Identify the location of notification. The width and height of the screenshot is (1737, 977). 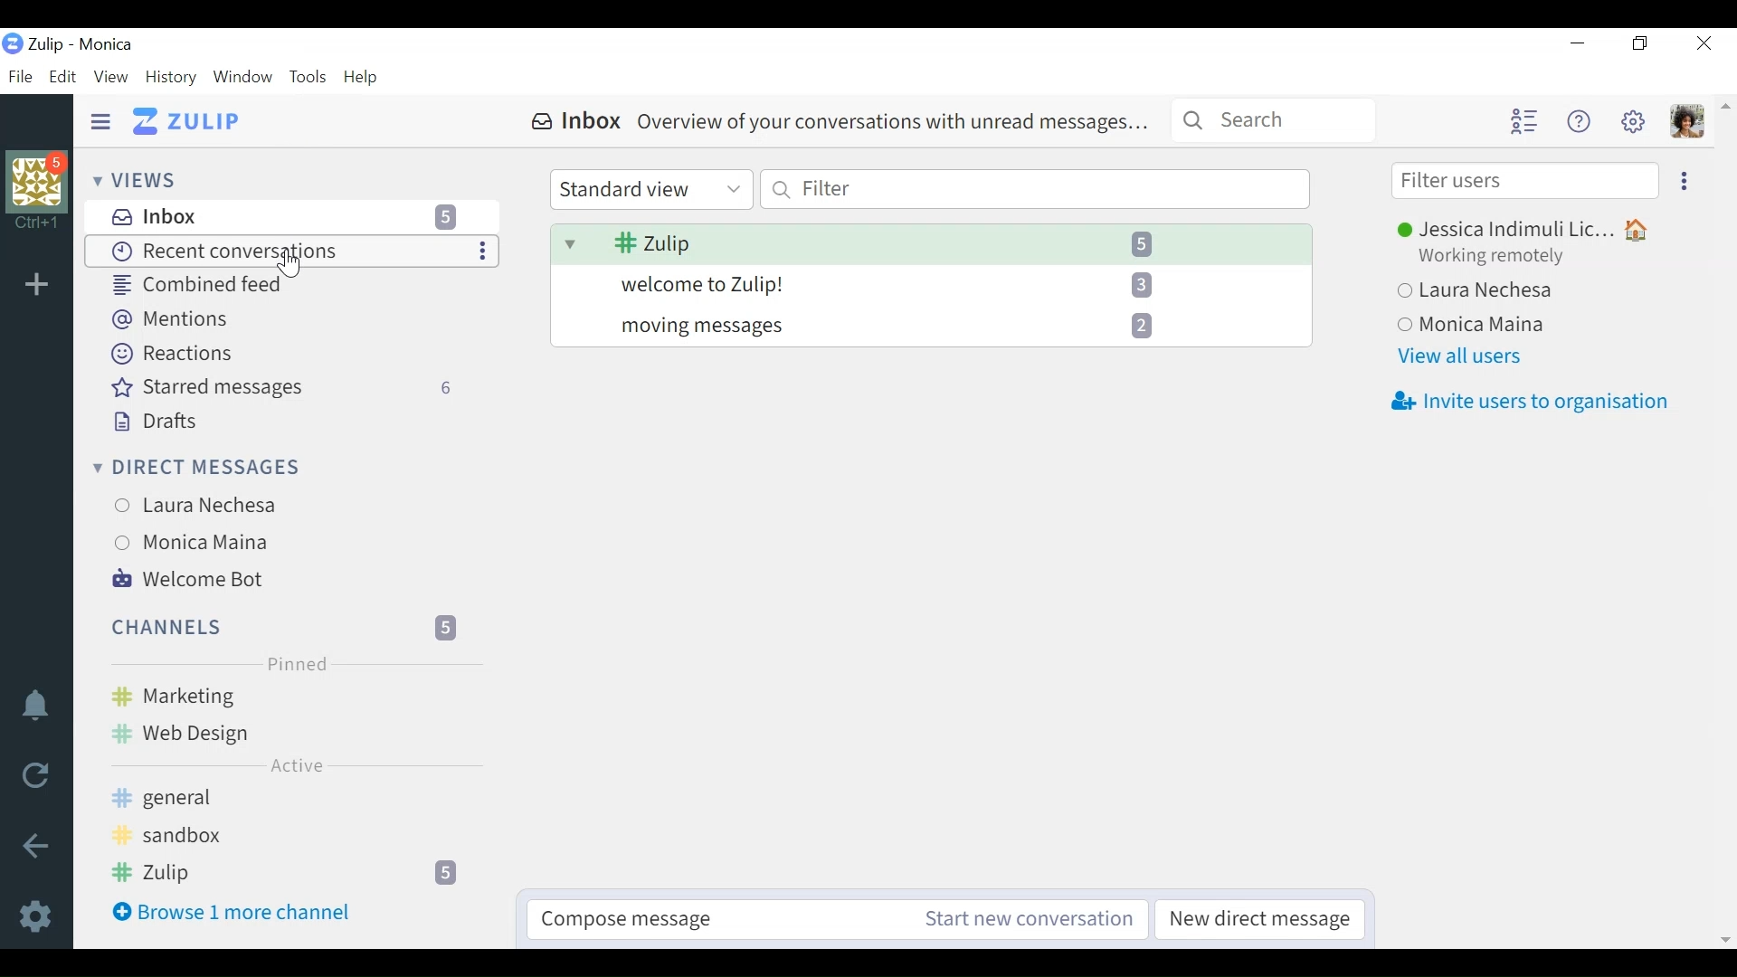
(36, 707).